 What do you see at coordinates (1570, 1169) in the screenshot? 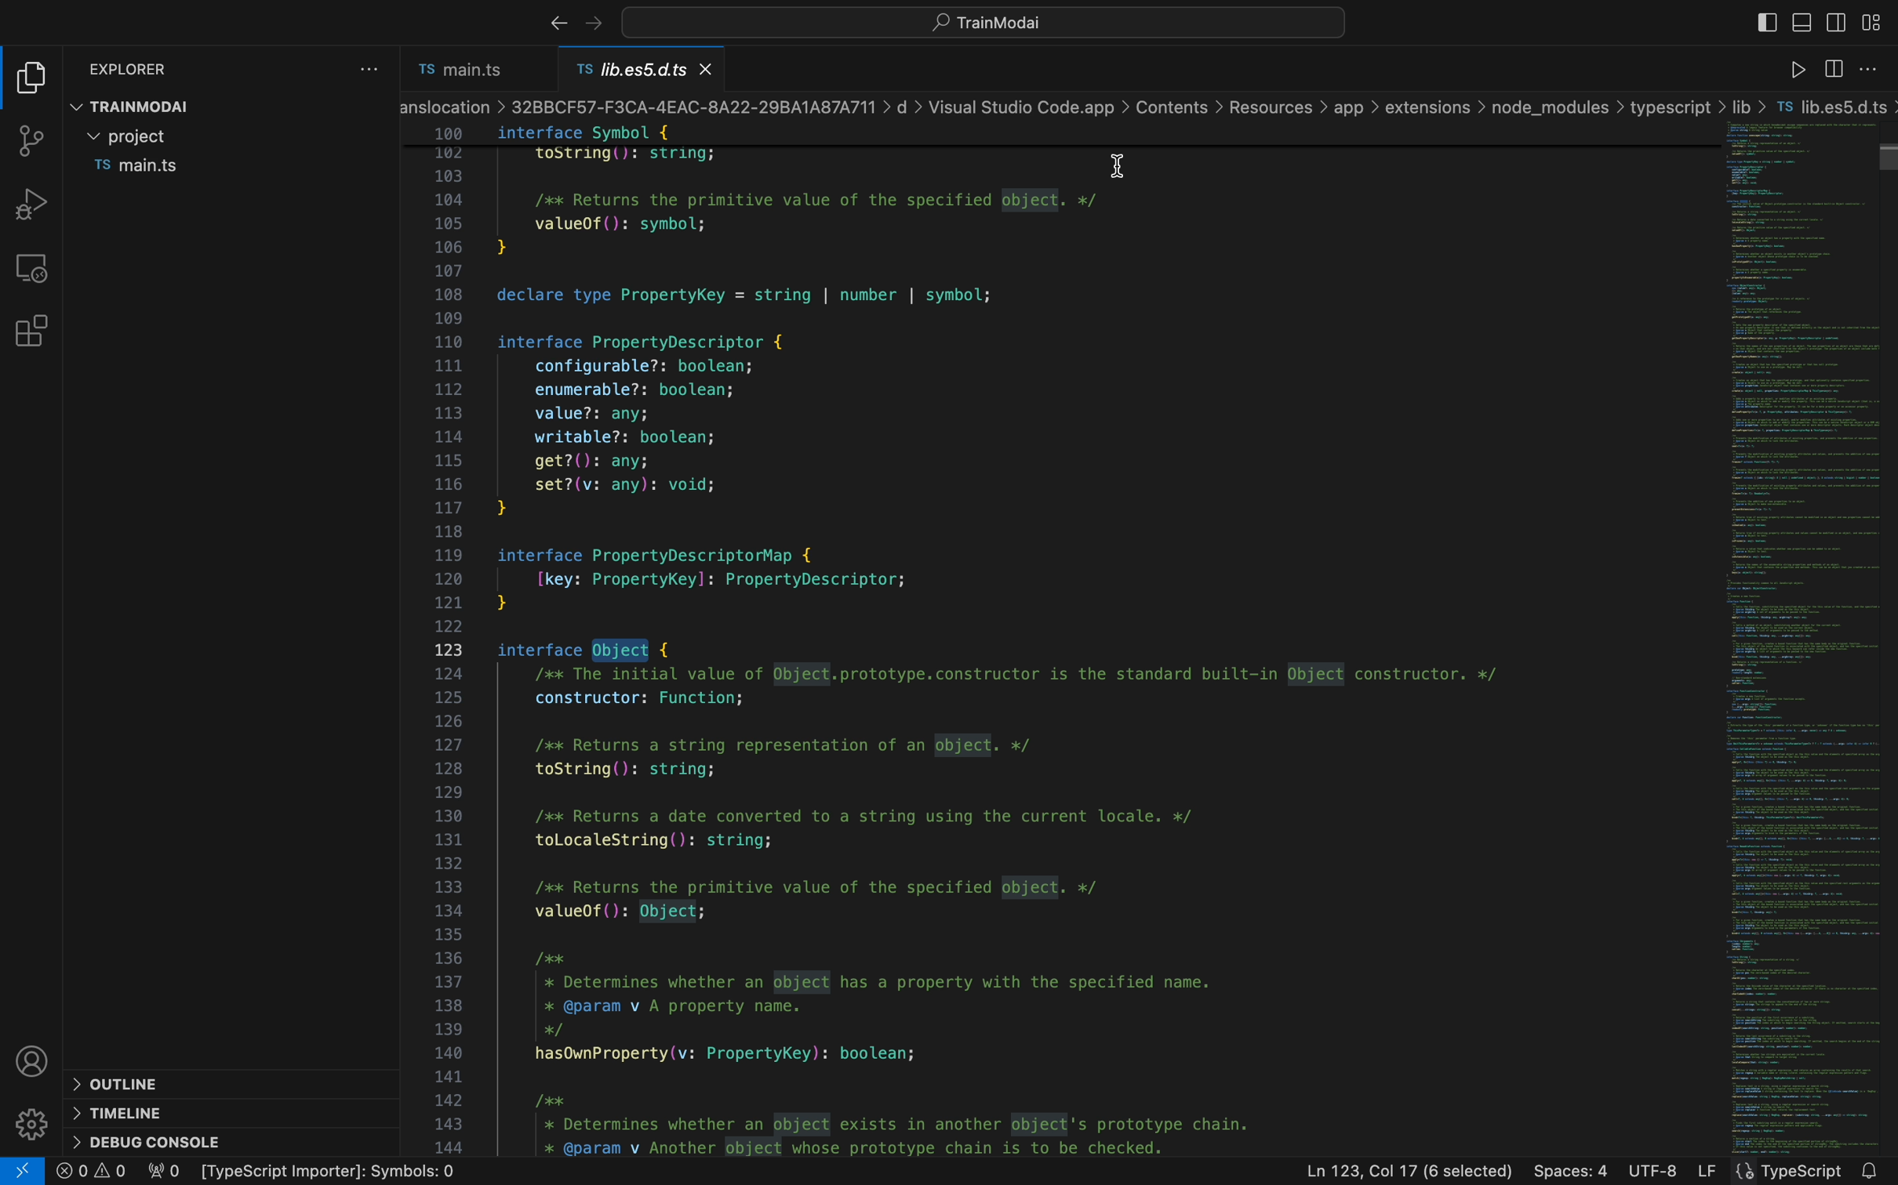
I see `Spaces : 4` at bounding box center [1570, 1169].